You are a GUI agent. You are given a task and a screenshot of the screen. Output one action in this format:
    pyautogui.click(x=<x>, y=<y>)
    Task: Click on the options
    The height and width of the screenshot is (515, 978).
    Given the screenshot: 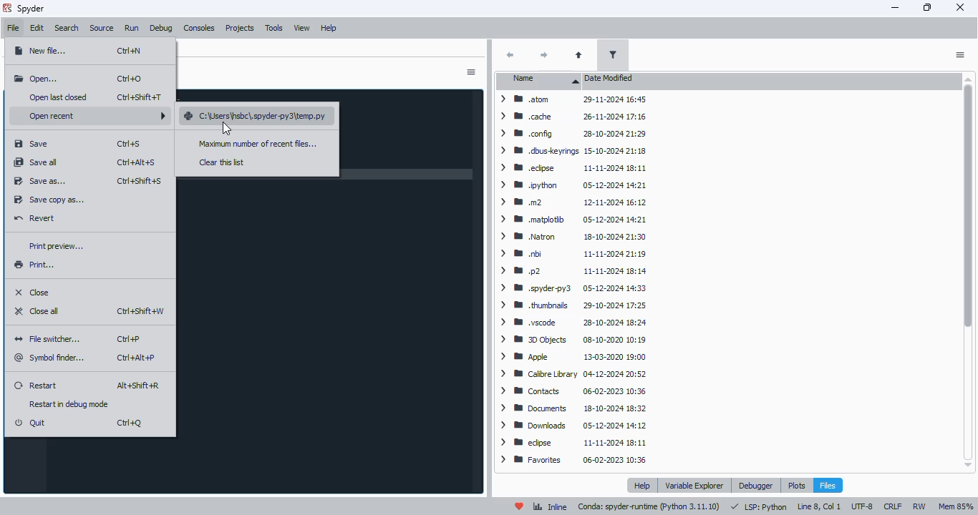 What is the action you would take?
    pyautogui.click(x=470, y=72)
    